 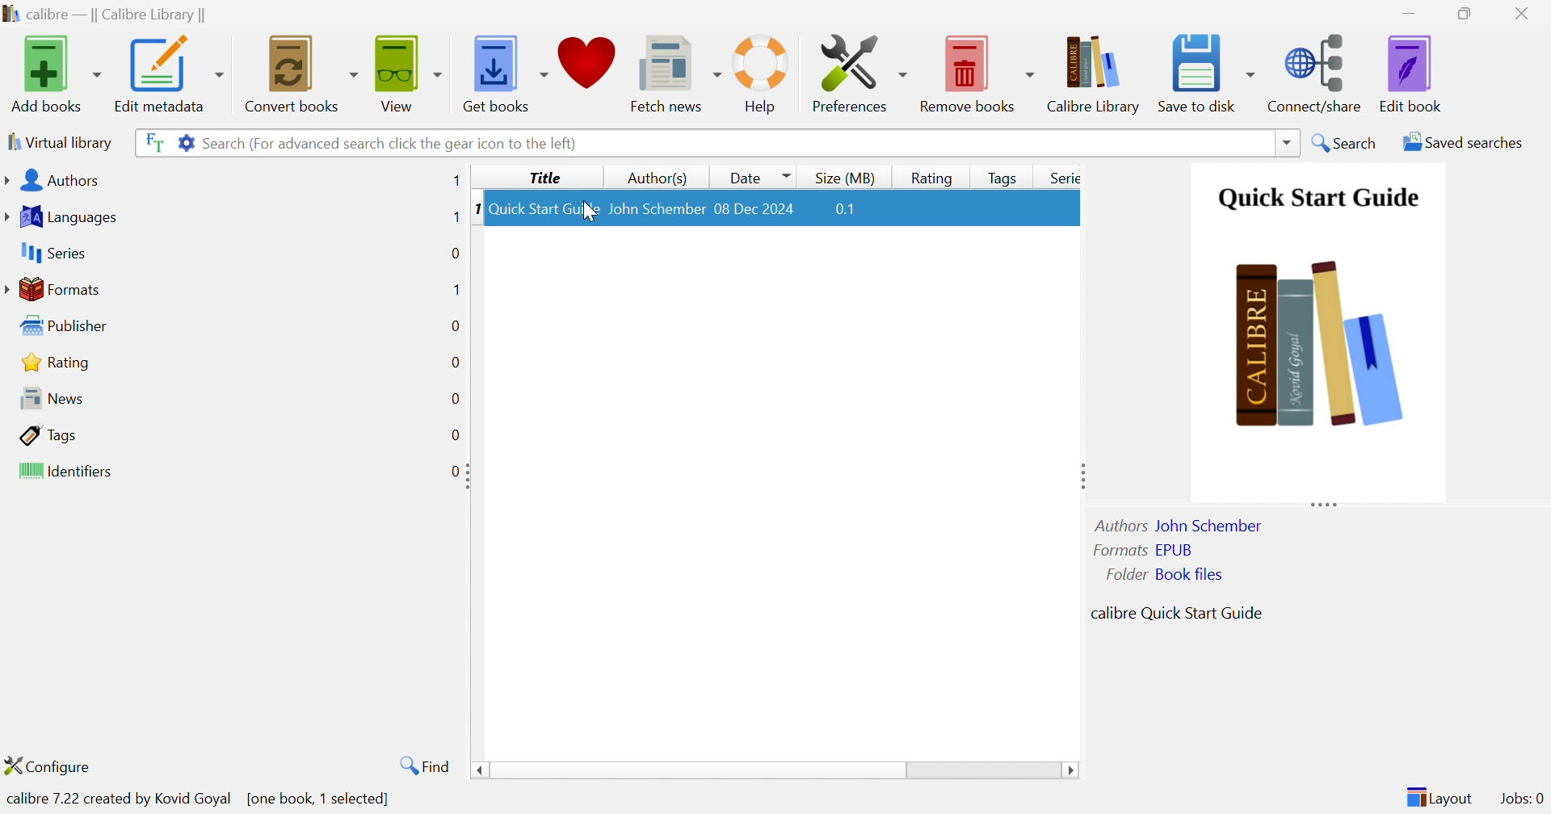 What do you see at coordinates (456, 217) in the screenshot?
I see `1` at bounding box center [456, 217].